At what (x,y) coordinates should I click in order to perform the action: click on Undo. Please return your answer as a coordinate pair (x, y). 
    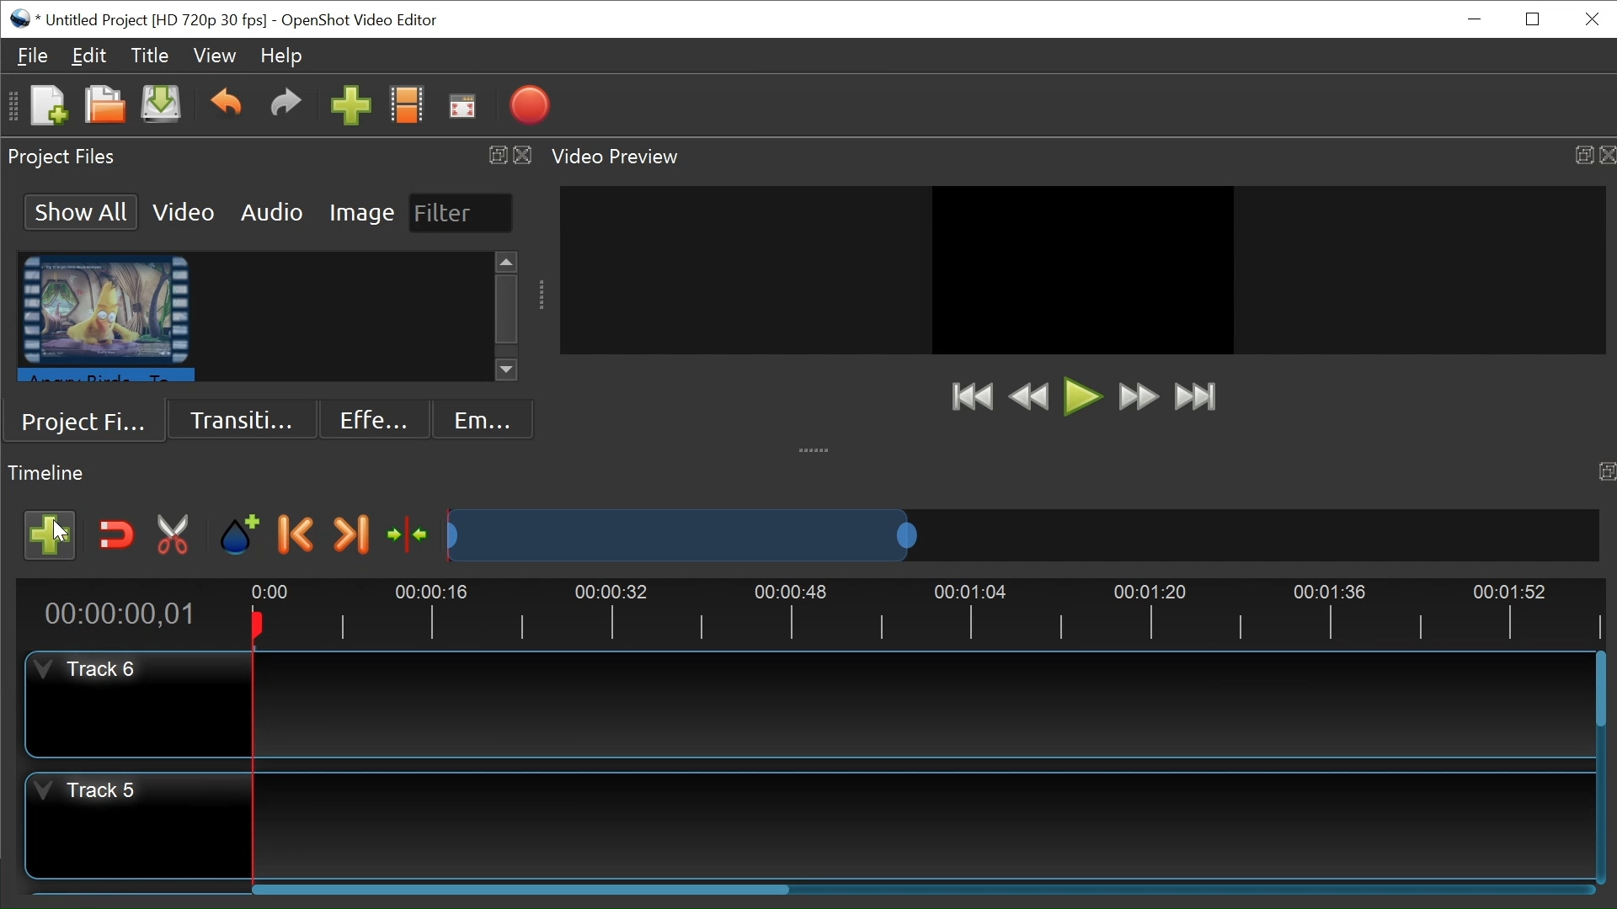
    Looking at the image, I should click on (225, 105).